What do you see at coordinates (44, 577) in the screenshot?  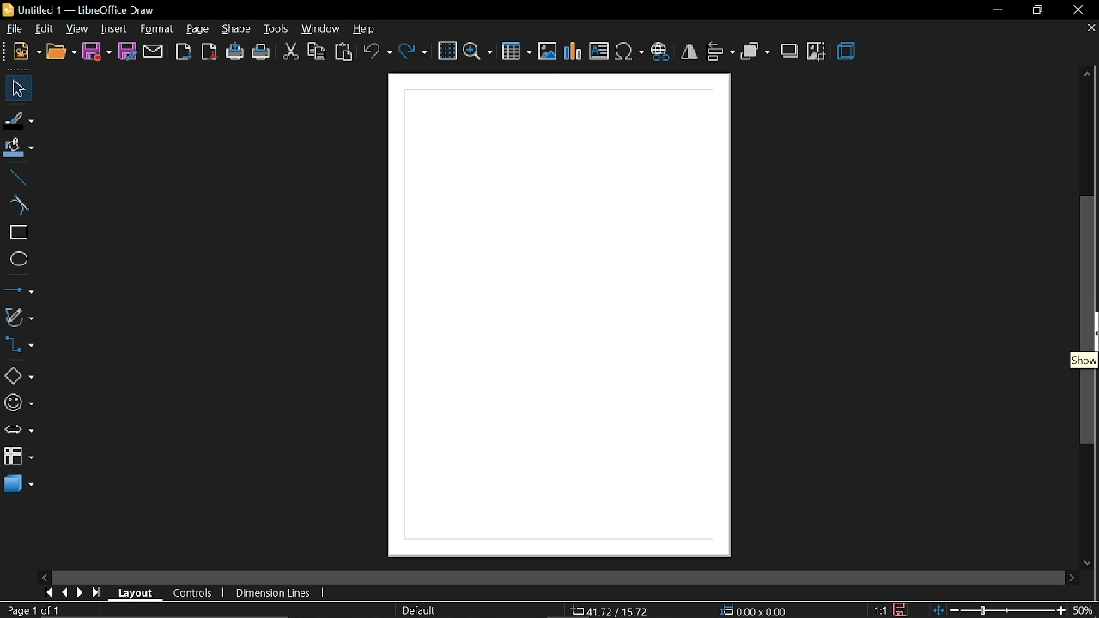 I see `move left` at bounding box center [44, 577].